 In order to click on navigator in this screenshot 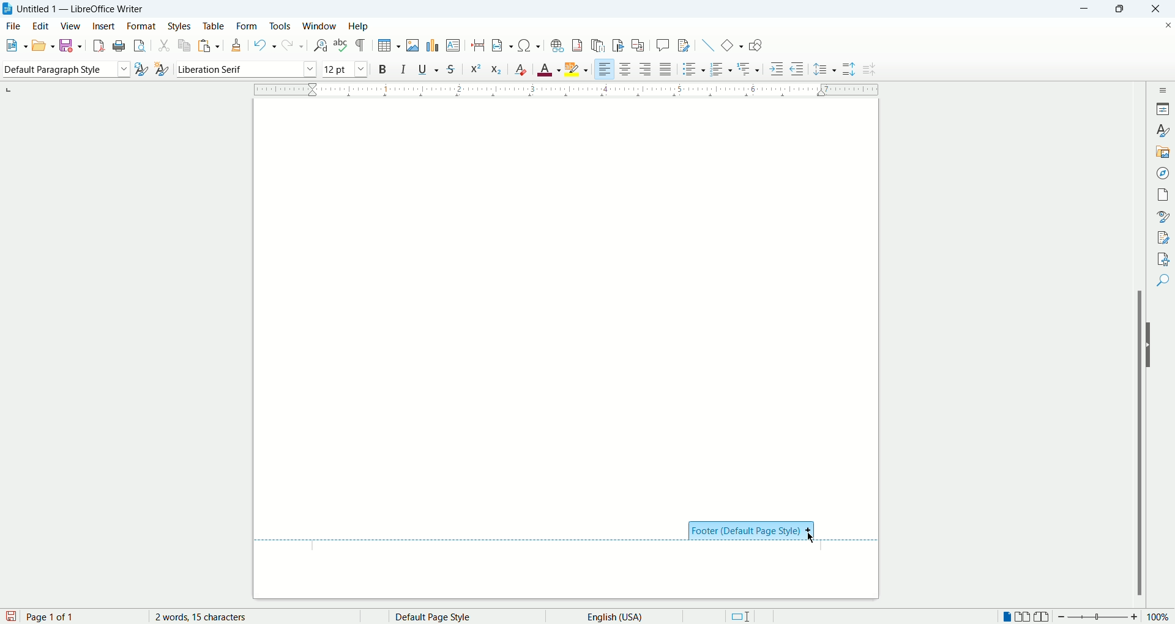, I will do `click(1165, 172)`.